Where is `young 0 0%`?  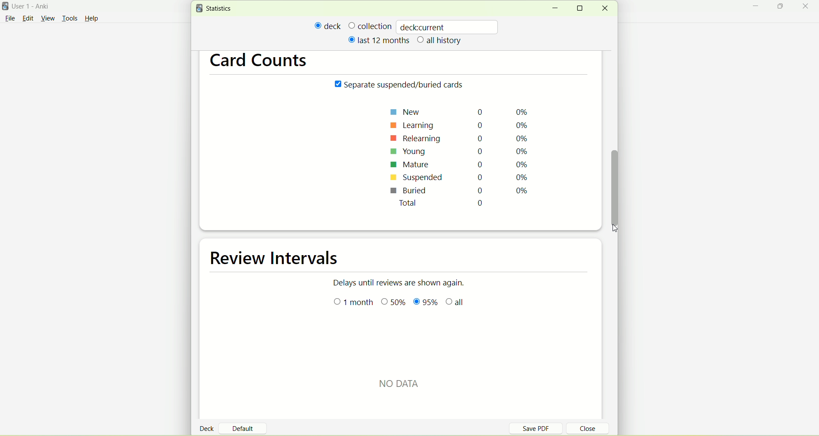
young 0 0% is located at coordinates (461, 152).